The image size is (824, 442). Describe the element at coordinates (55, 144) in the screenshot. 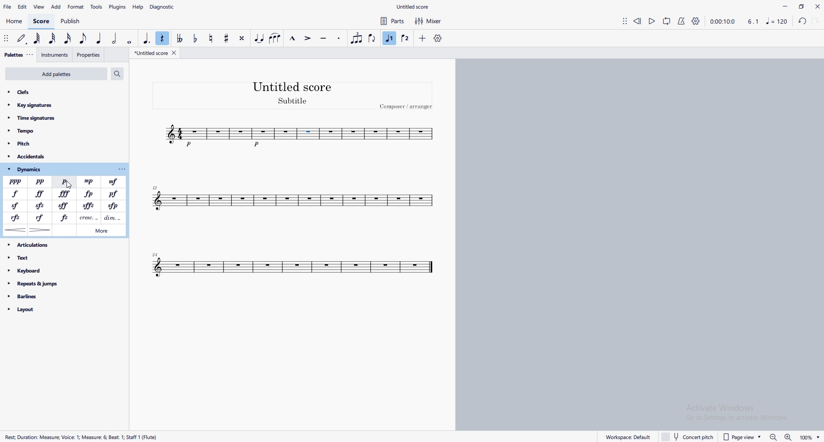

I see `pitch` at that location.